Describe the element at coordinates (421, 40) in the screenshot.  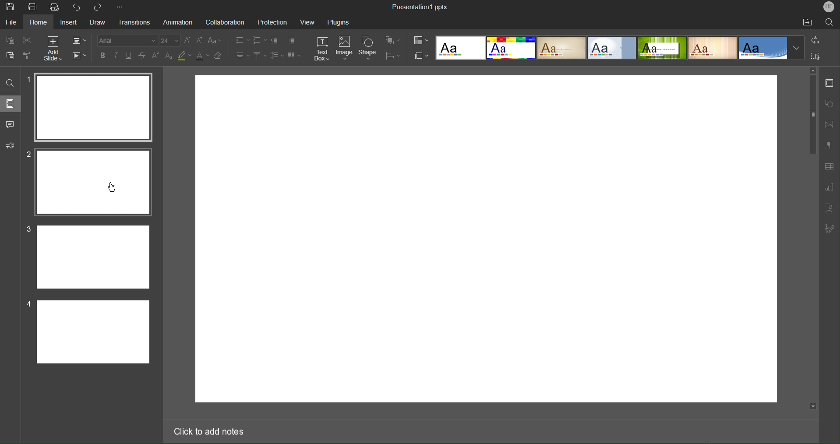
I see `Color` at that location.